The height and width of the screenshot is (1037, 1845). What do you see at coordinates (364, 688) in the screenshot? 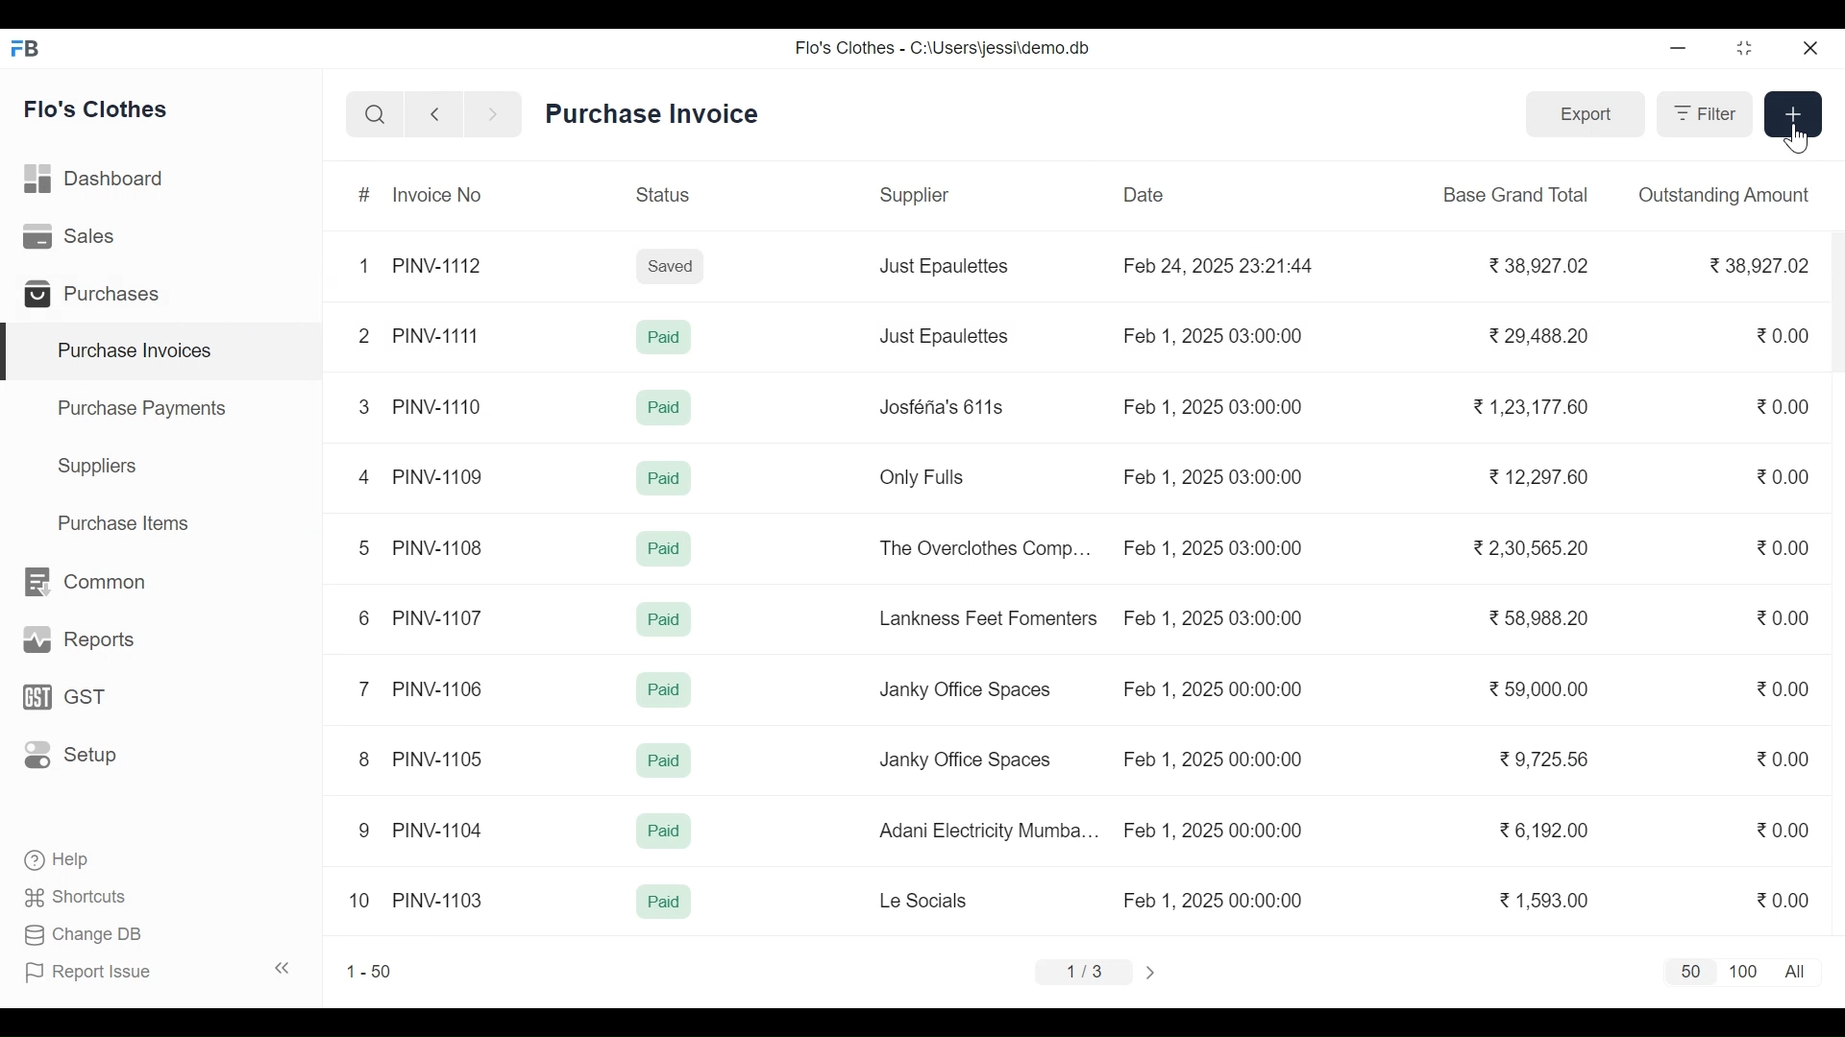
I see `7` at bounding box center [364, 688].